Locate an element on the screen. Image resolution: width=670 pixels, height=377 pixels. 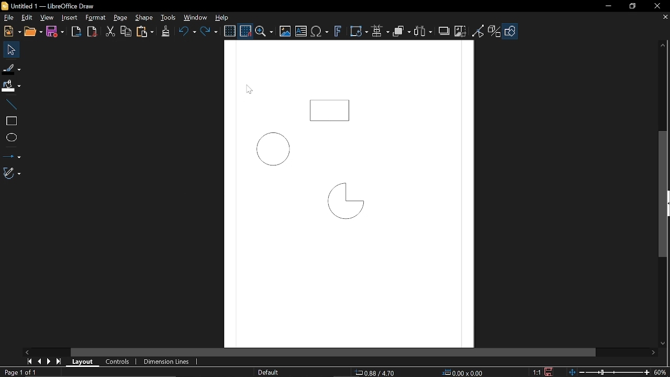
Undo is located at coordinates (186, 32).